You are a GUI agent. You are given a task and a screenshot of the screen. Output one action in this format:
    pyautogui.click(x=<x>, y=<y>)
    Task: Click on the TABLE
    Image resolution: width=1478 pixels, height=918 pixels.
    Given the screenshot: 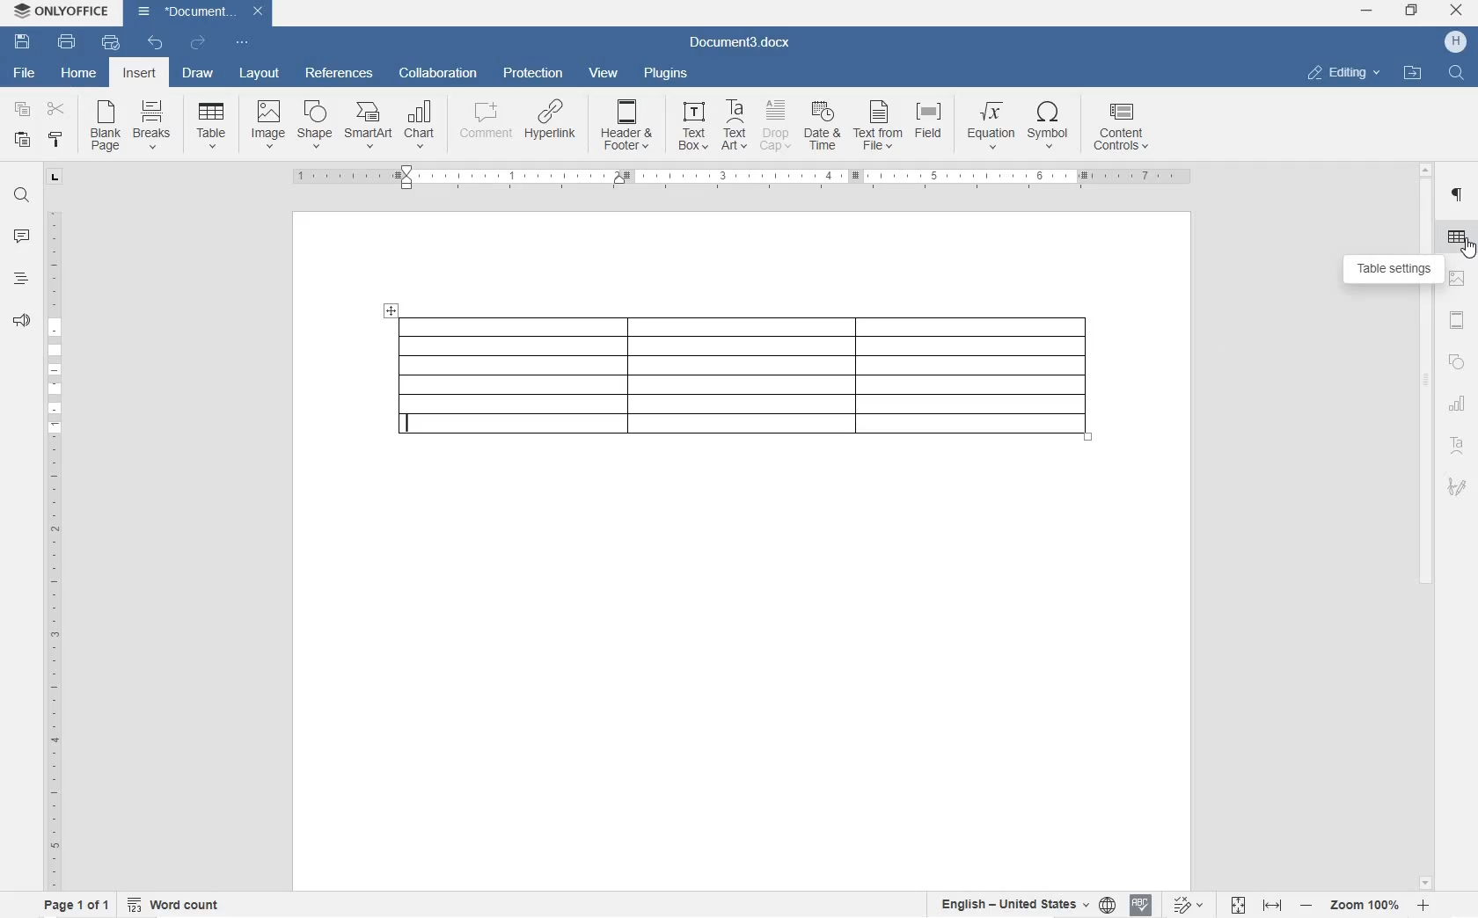 What is the action you would take?
    pyautogui.click(x=747, y=377)
    